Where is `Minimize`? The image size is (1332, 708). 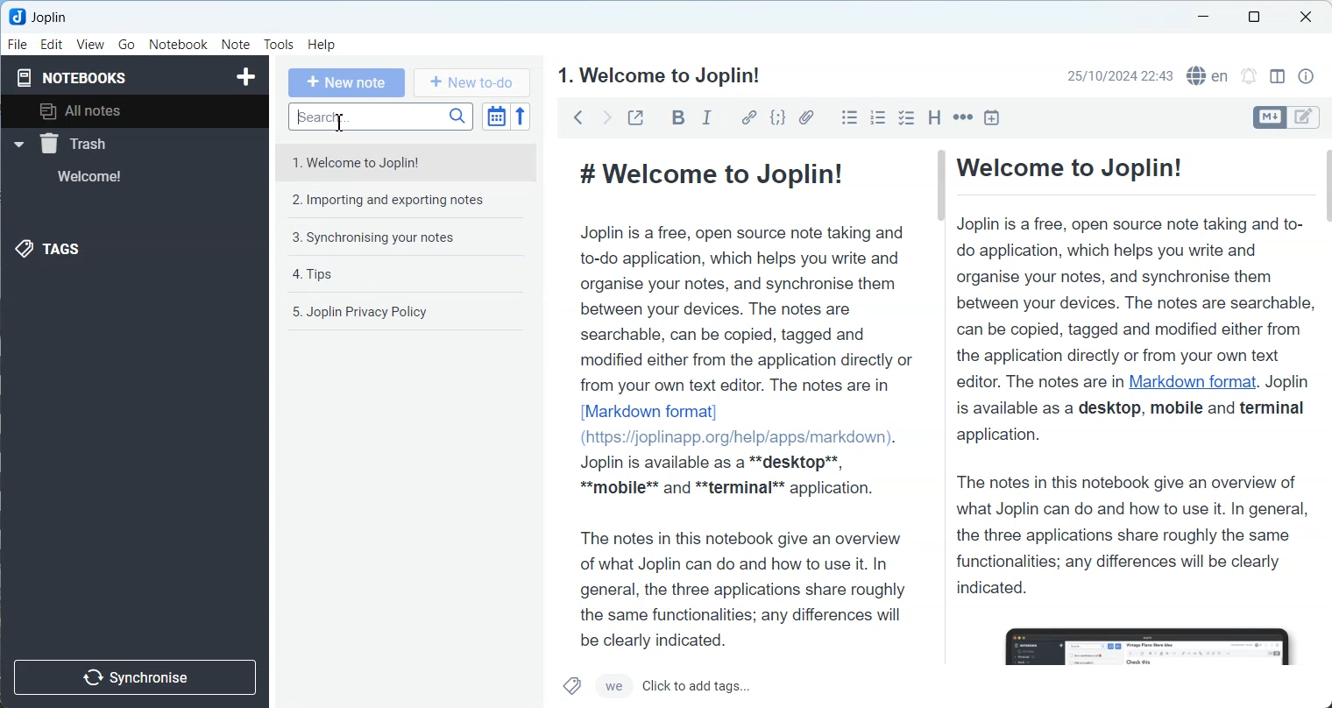 Minimize is located at coordinates (1202, 17).